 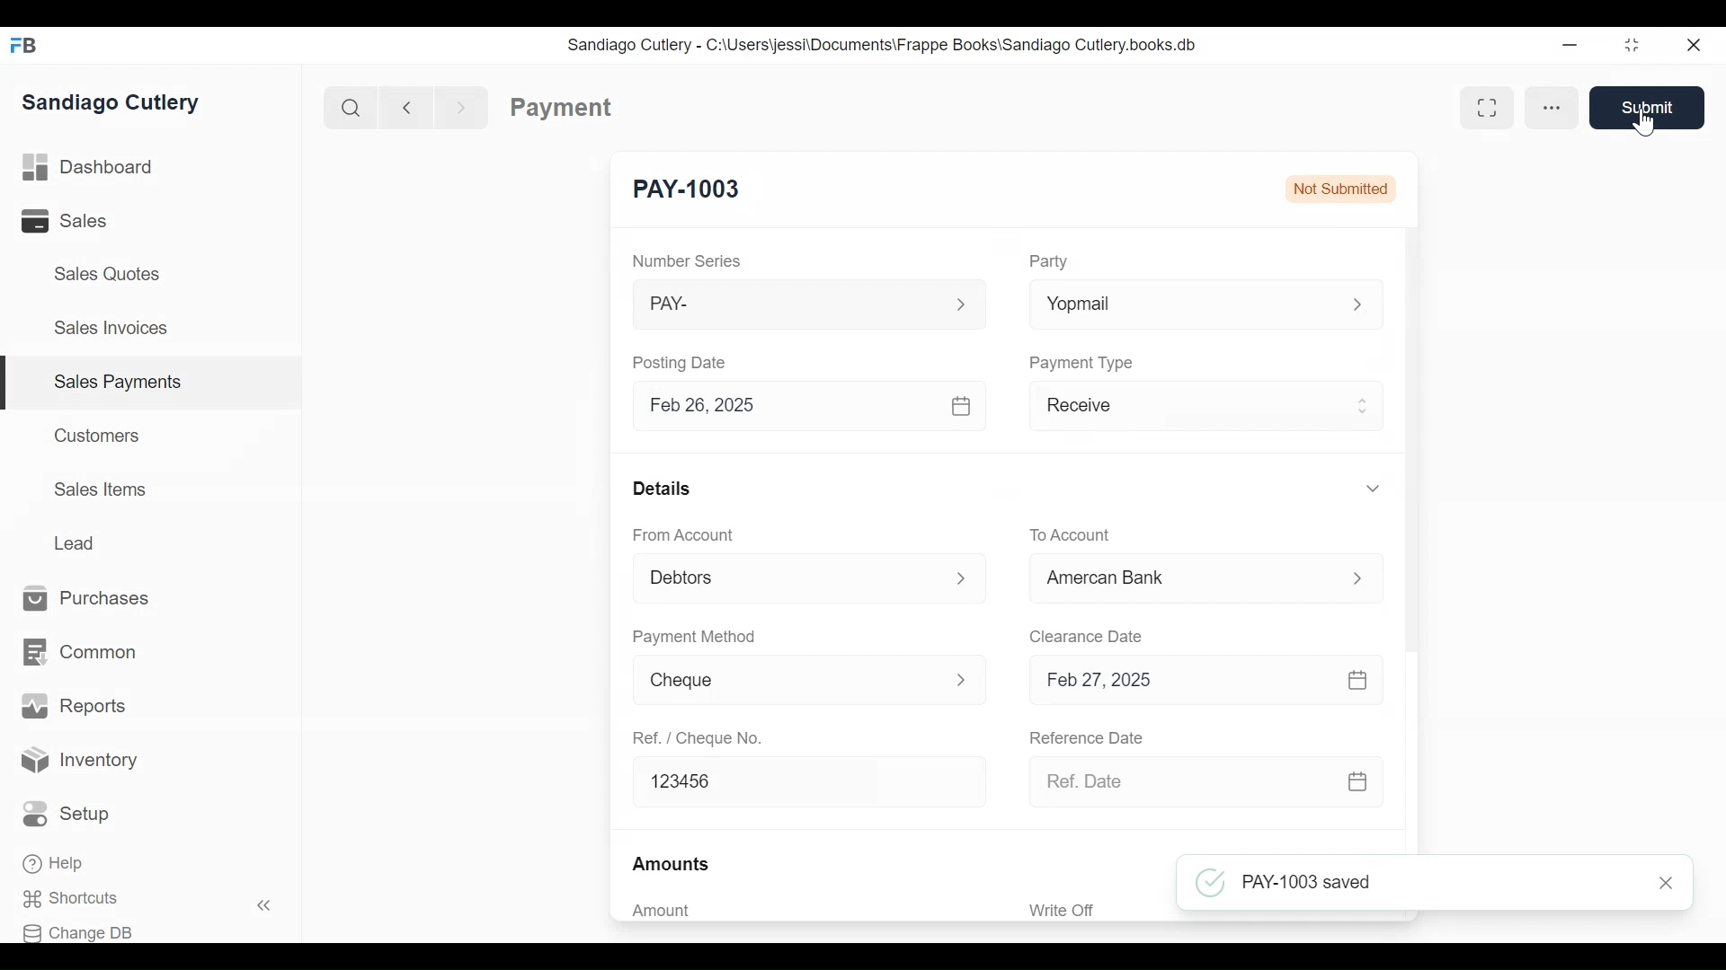 What do you see at coordinates (1361, 679) in the screenshot?
I see `Calendar` at bounding box center [1361, 679].